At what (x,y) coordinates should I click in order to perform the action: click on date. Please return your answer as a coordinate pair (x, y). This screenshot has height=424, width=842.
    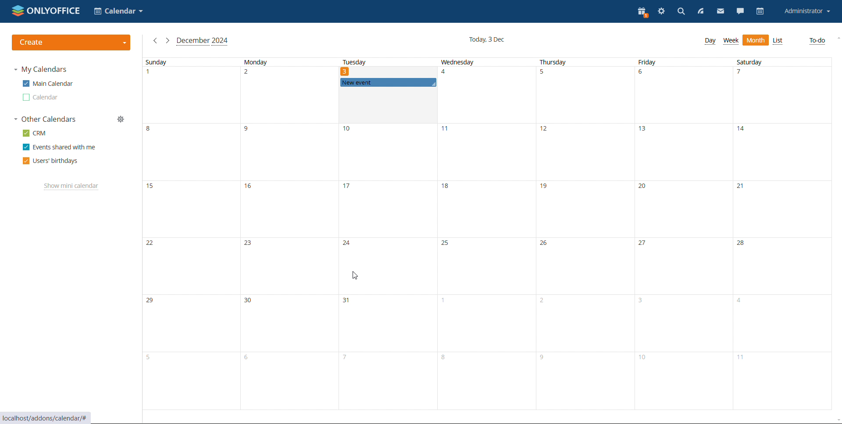
    Looking at the image, I should click on (388, 208).